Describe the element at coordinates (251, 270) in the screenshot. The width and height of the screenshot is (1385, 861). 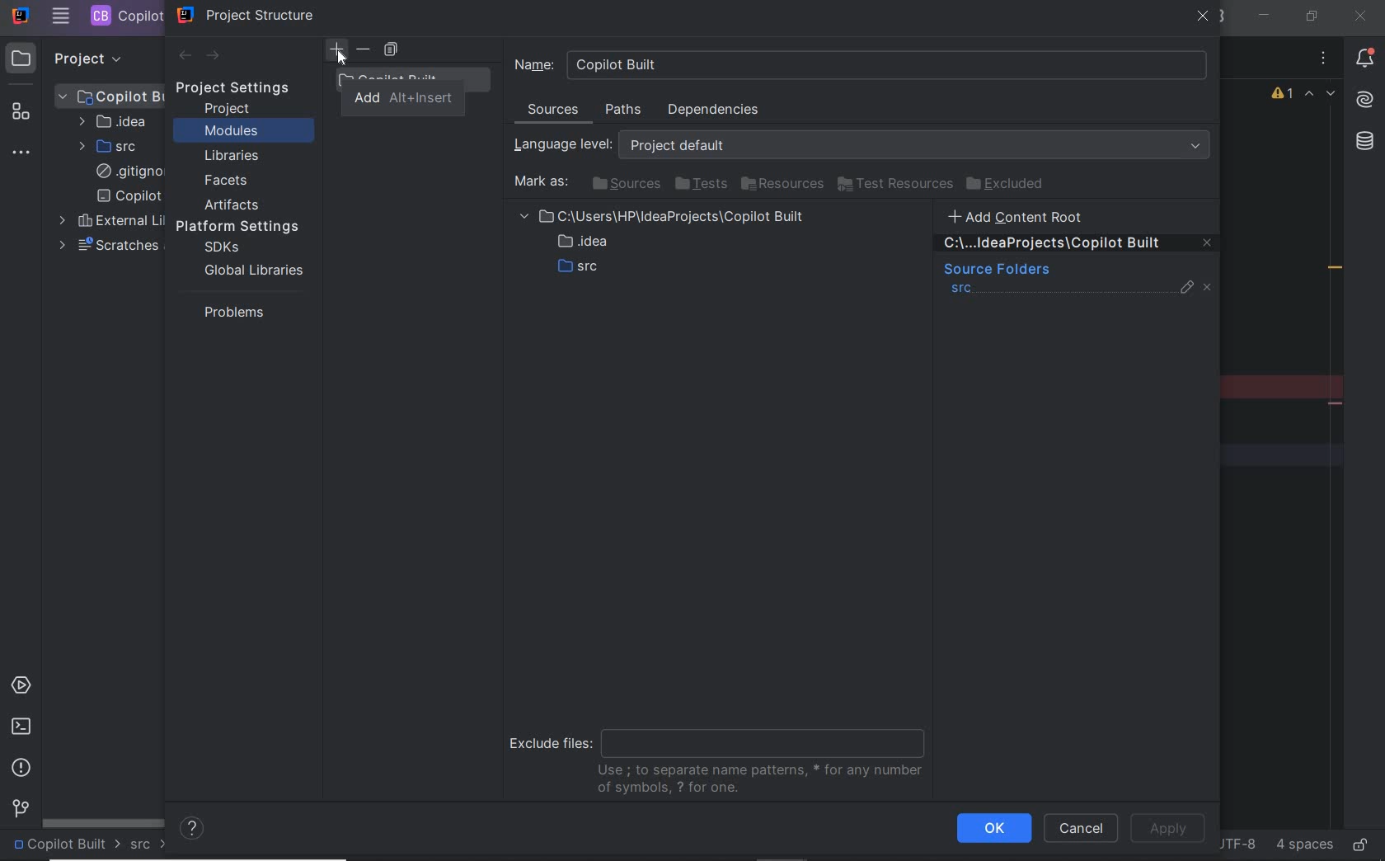
I see `global libraries` at that location.